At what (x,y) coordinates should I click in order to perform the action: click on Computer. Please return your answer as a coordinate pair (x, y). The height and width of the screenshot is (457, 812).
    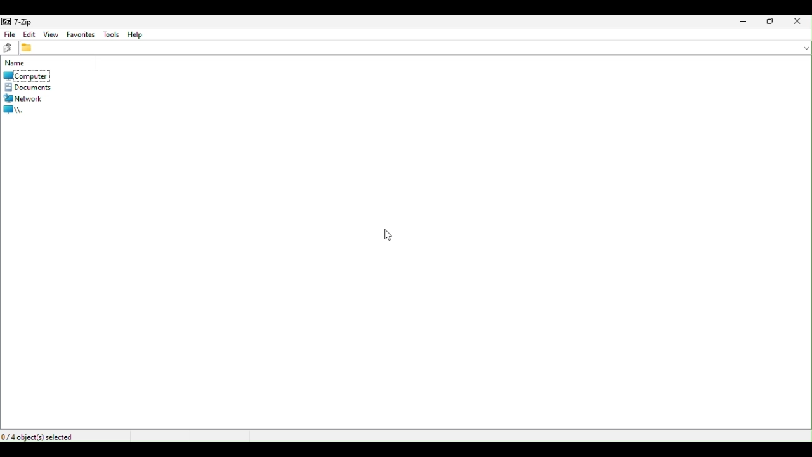
    Looking at the image, I should click on (29, 70).